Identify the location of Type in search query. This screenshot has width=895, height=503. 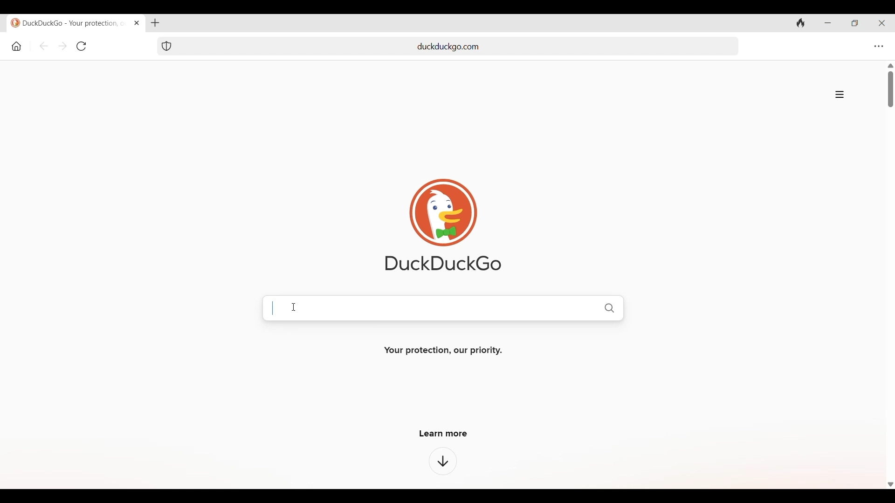
(460, 306).